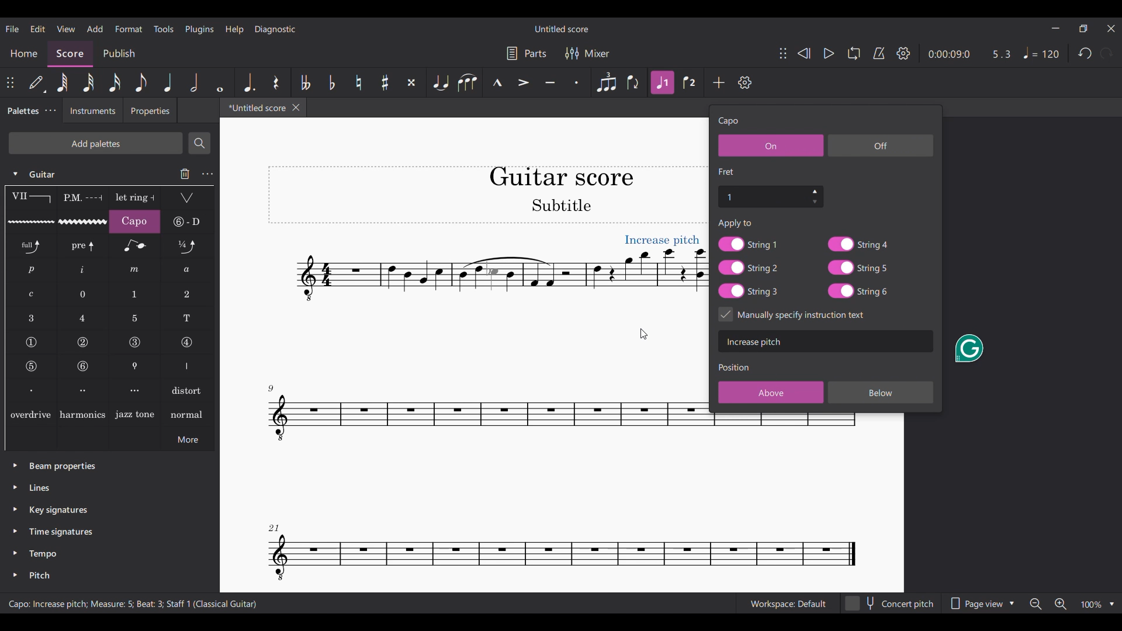 The height and width of the screenshot is (631, 1122). I want to click on Flip direction, so click(634, 82).